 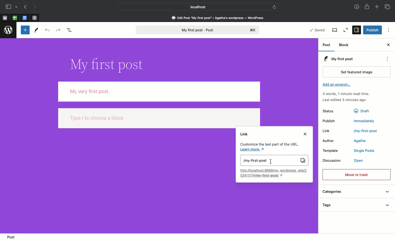 I want to click on Pinned tabs, so click(x=5, y=18).